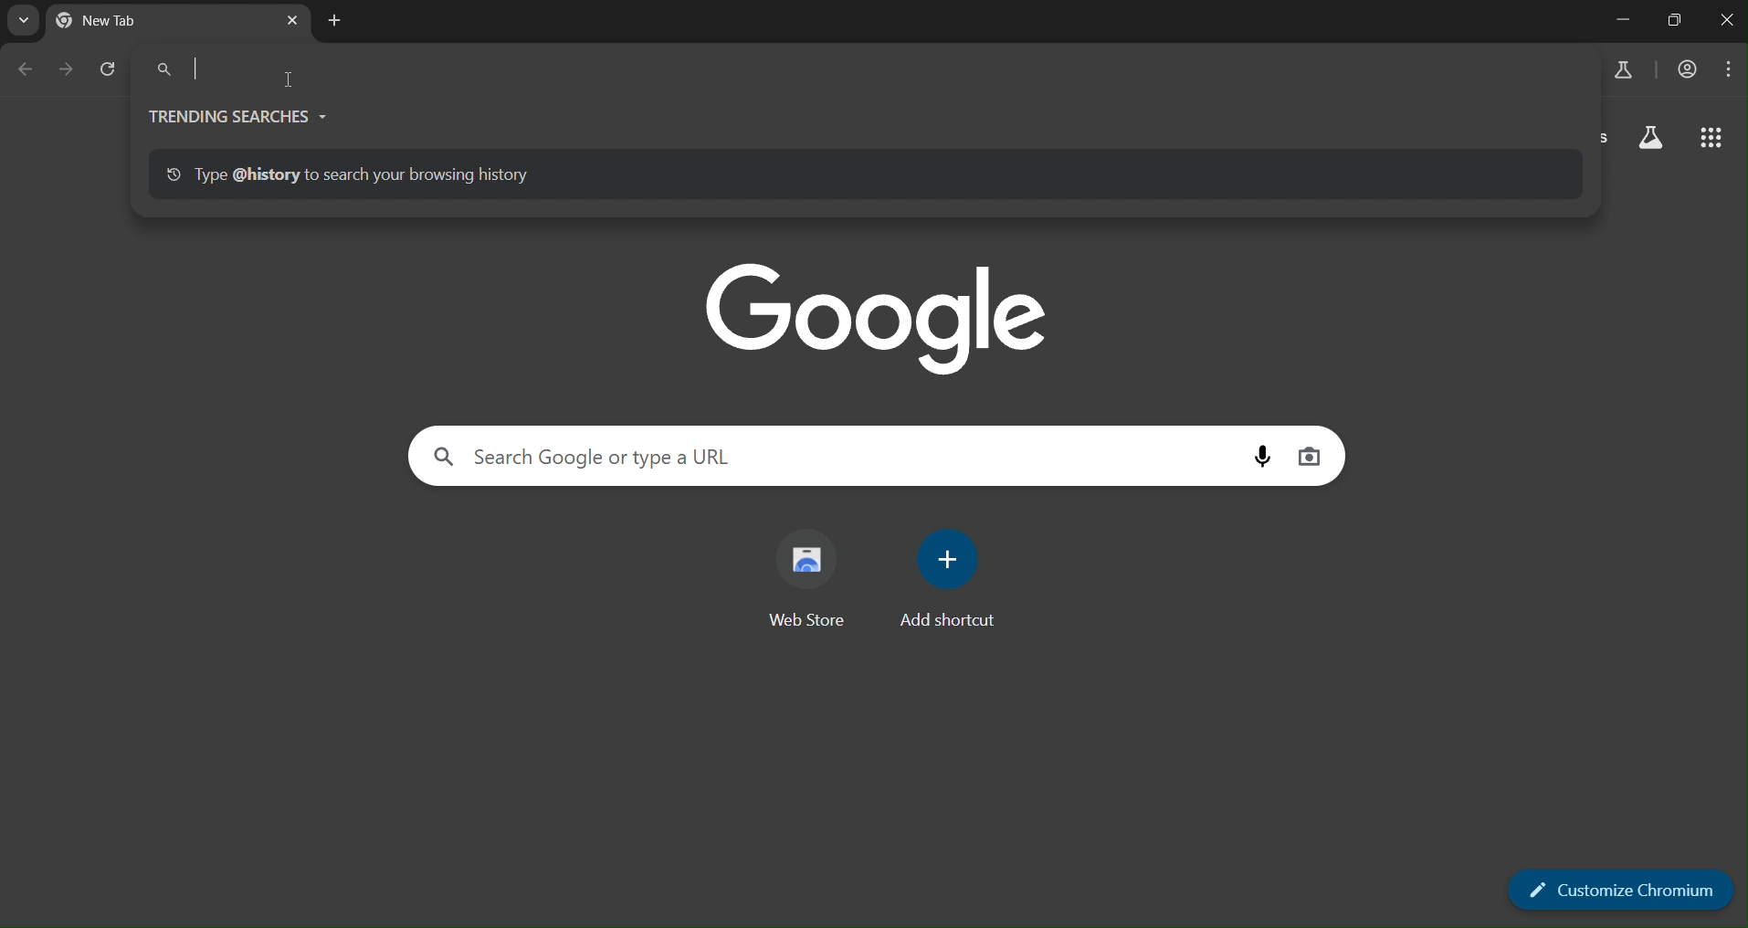  Describe the element at coordinates (144, 22) in the screenshot. I see `new tab` at that location.